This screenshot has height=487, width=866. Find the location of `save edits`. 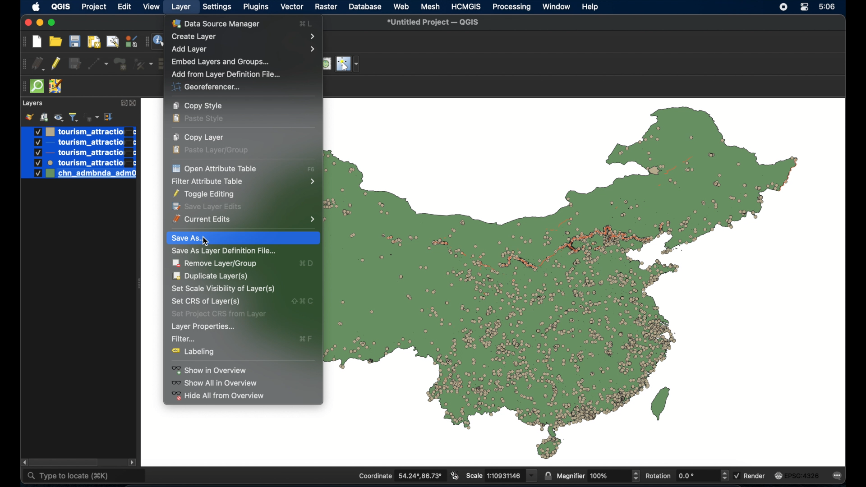

save edits is located at coordinates (75, 64).